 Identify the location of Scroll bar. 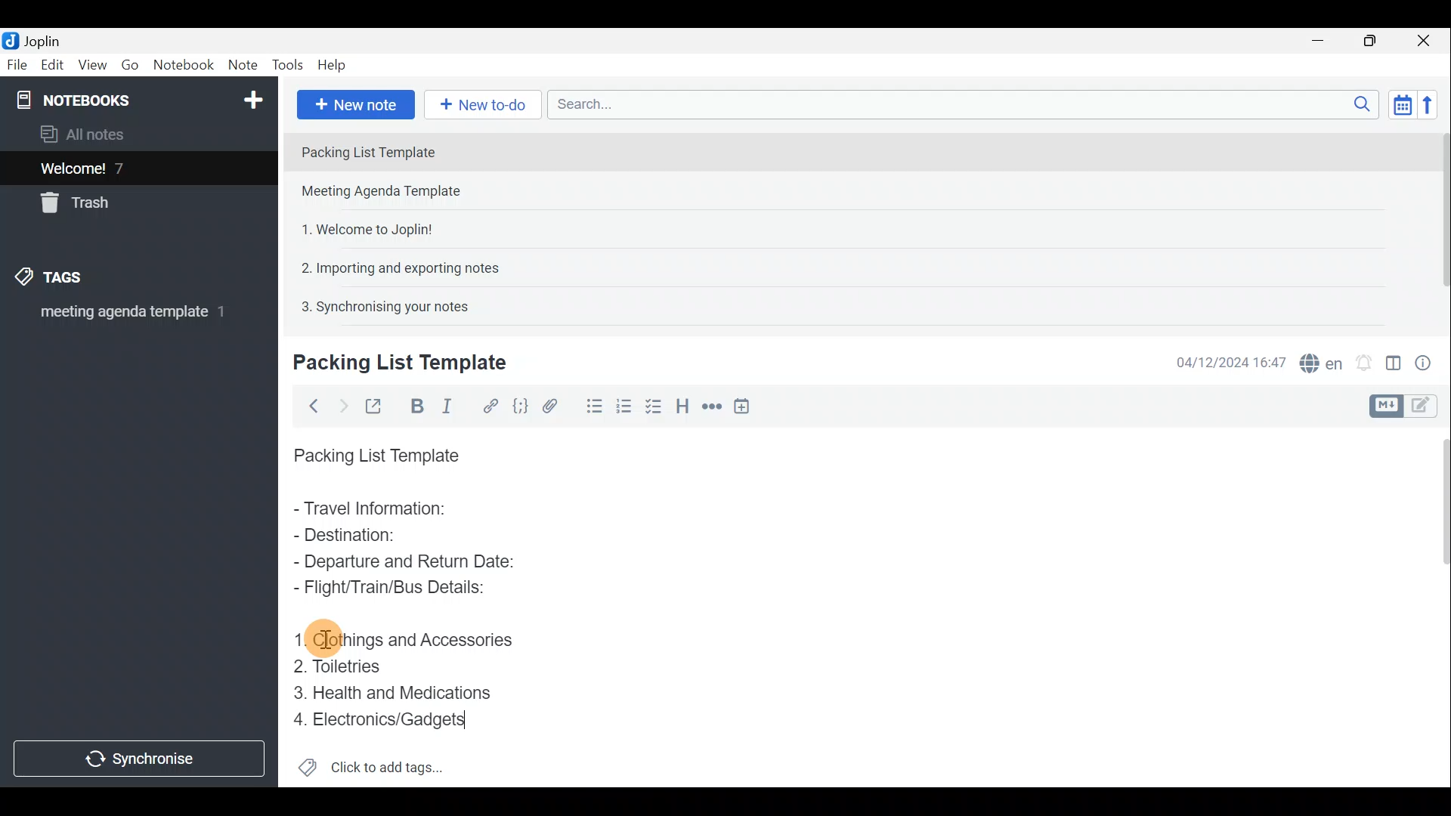
(1437, 605).